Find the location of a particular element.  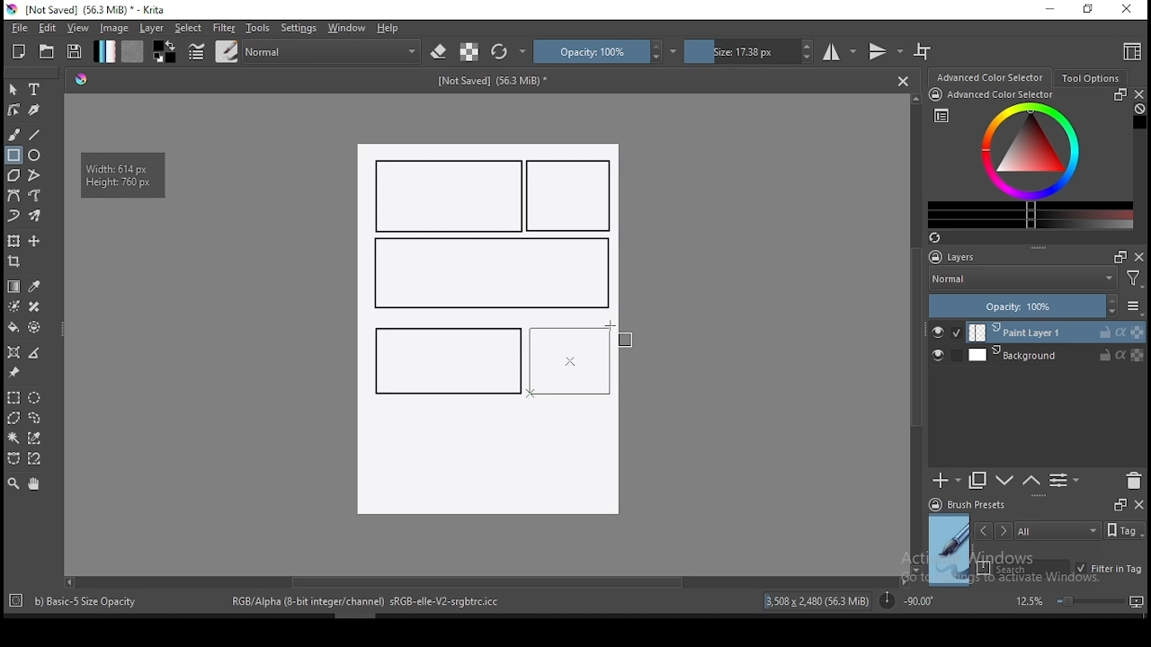

line tool is located at coordinates (35, 135).